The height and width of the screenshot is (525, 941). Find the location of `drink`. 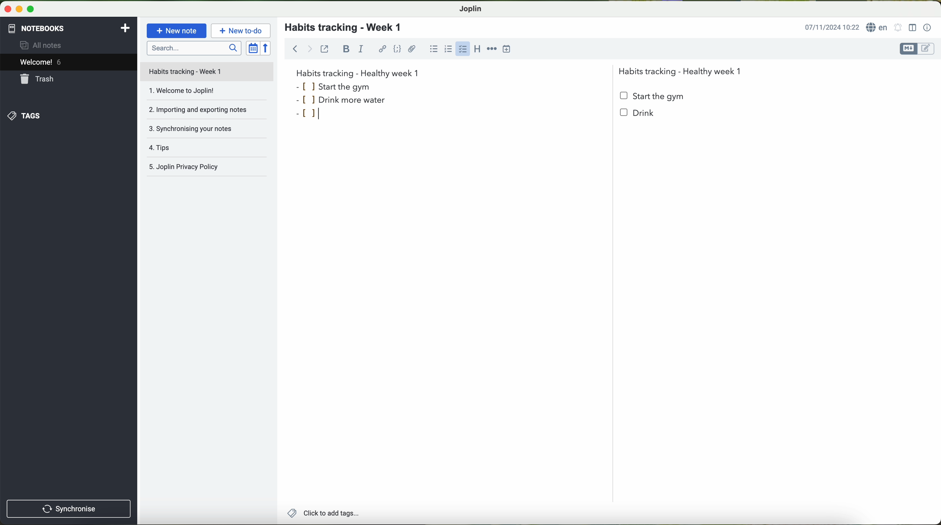

drink is located at coordinates (640, 117).